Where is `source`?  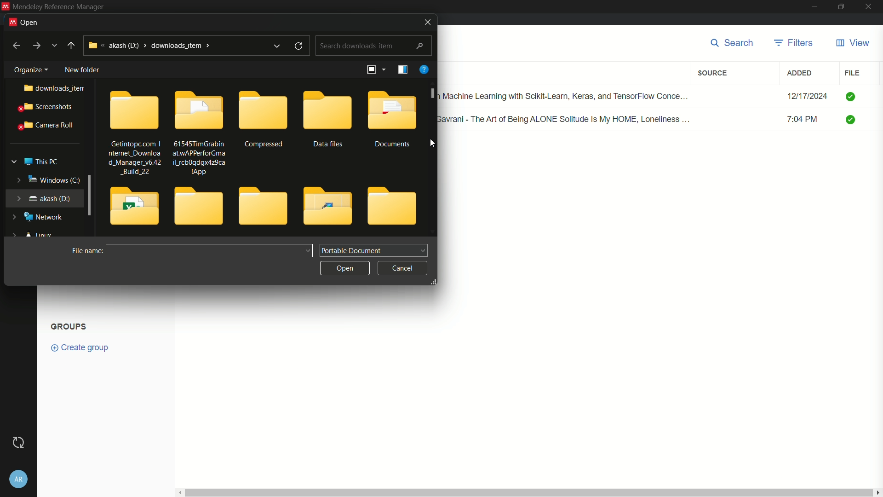 source is located at coordinates (714, 73).